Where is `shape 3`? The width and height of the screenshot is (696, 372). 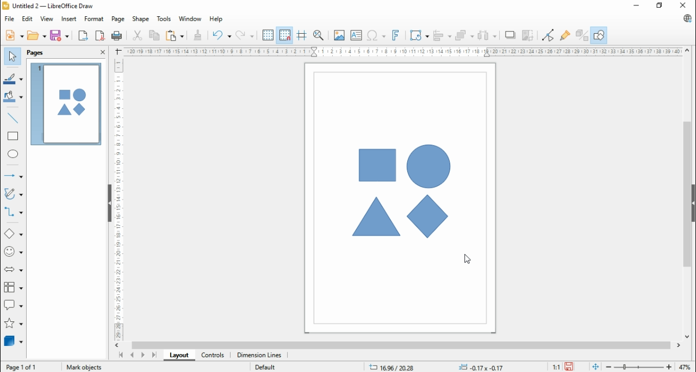
shape 3 is located at coordinates (428, 167).